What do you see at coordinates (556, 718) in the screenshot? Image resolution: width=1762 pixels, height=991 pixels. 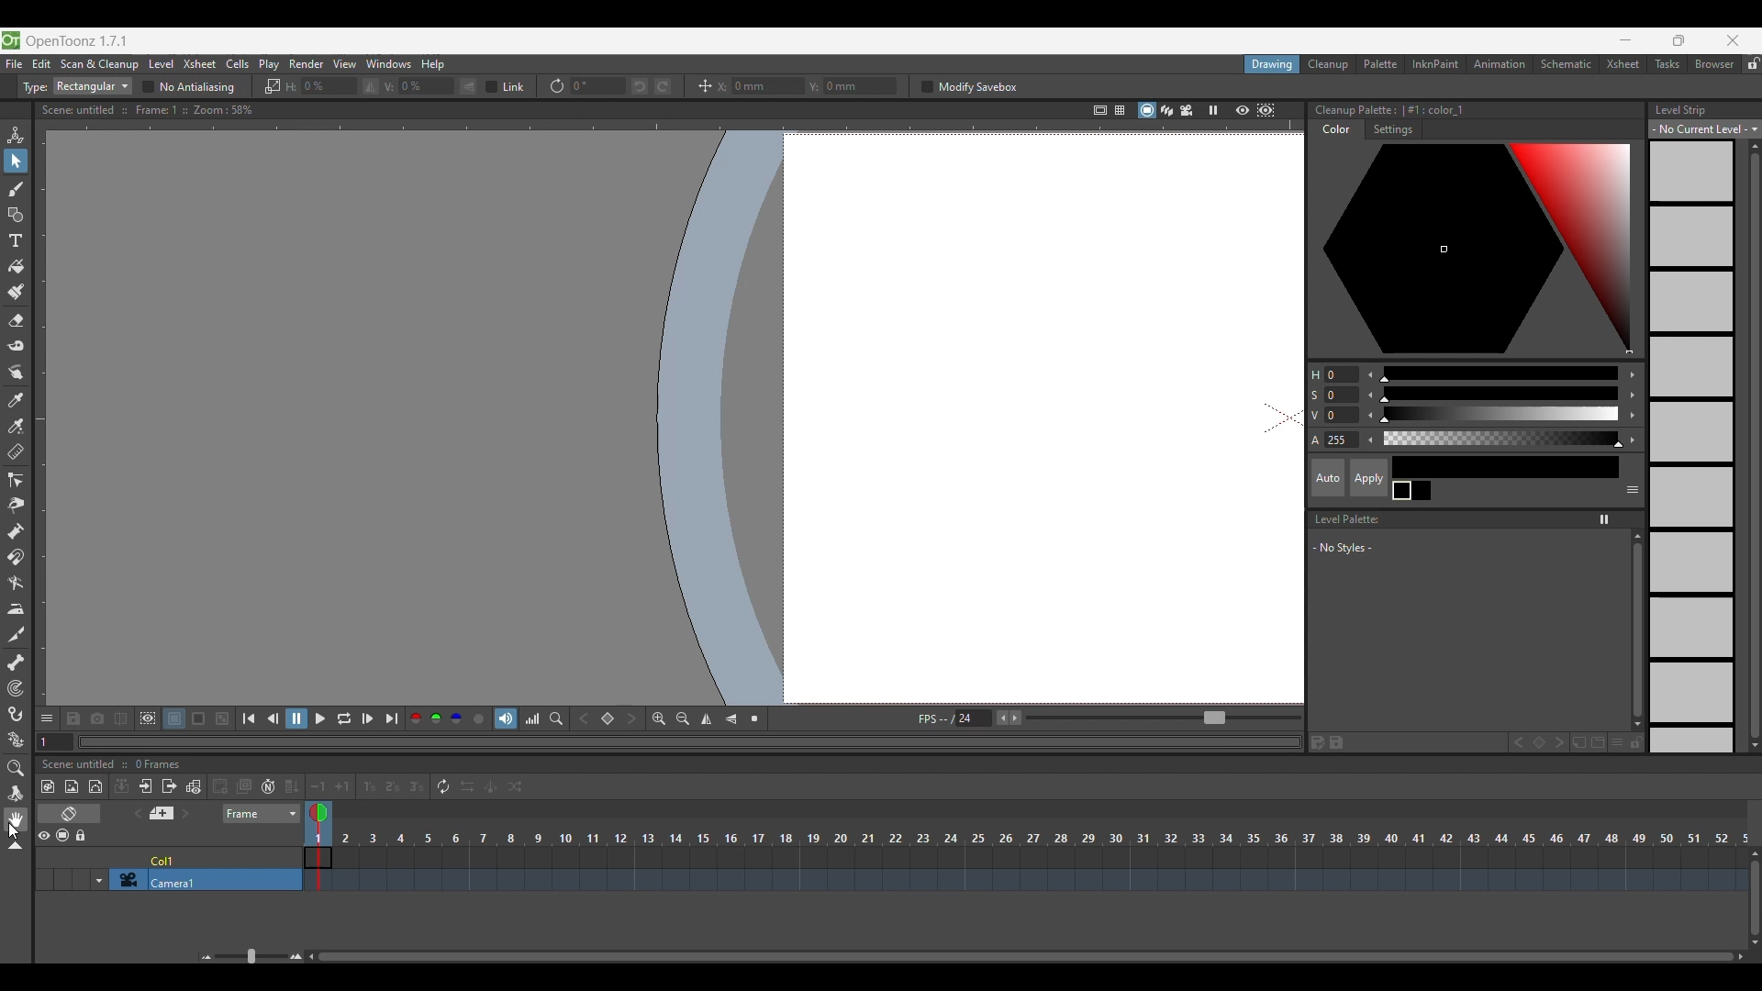 I see `Locator` at bounding box center [556, 718].